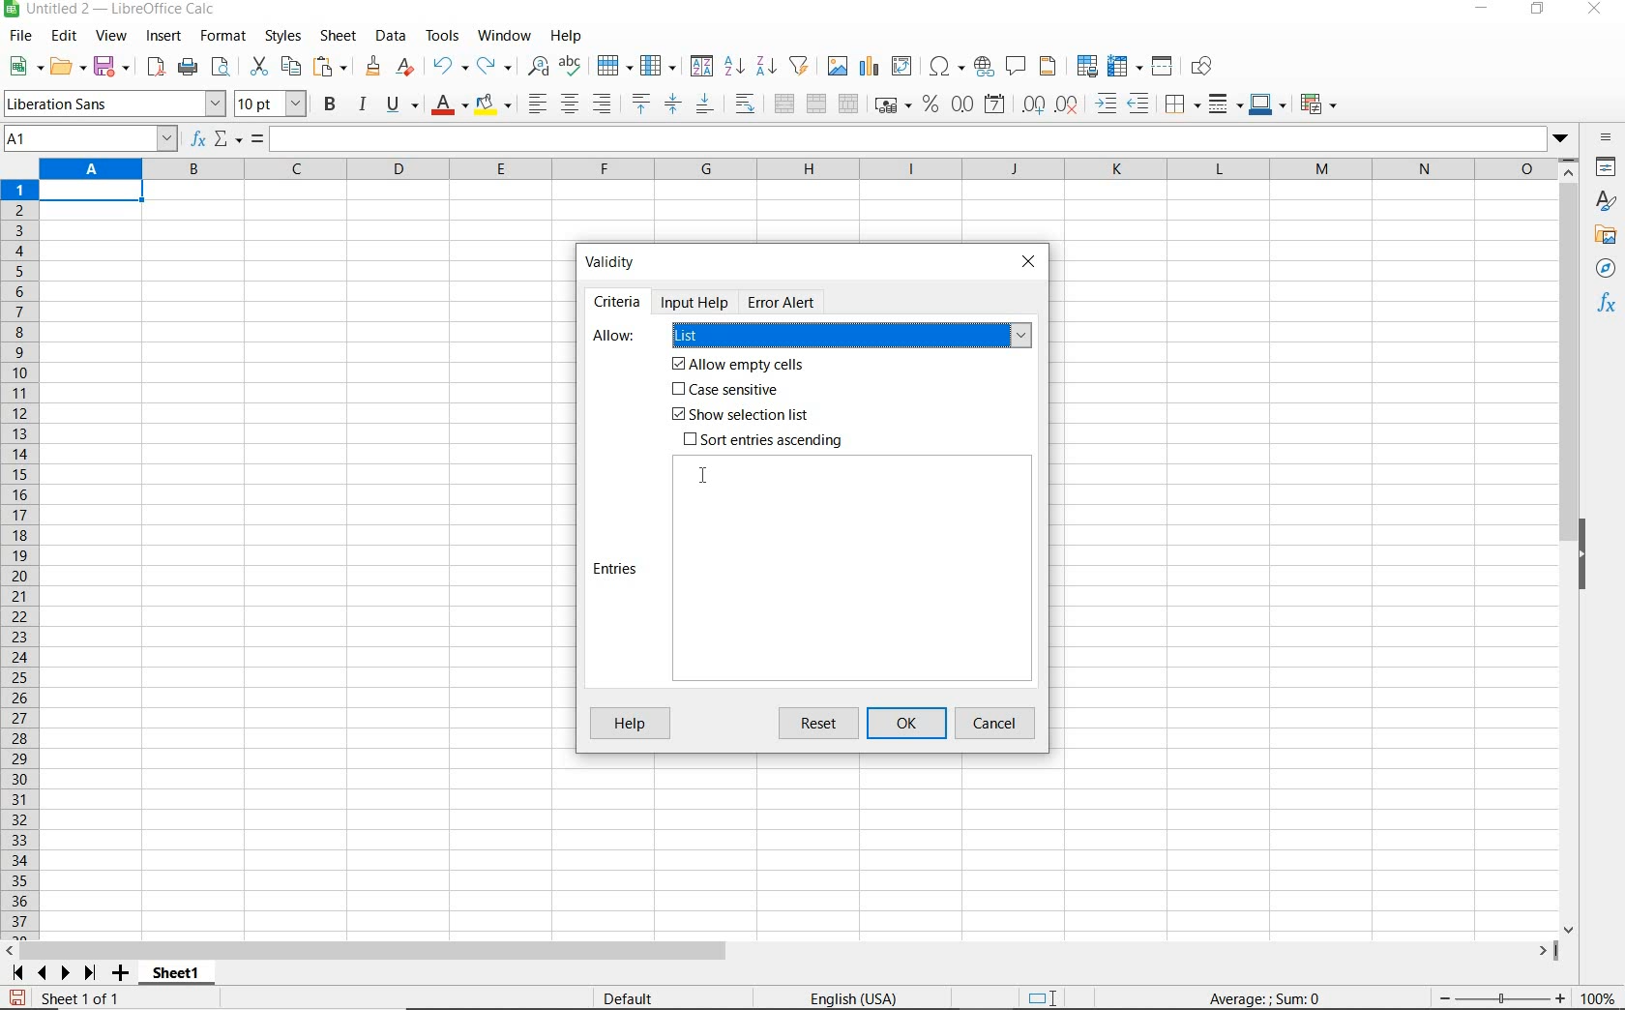 This screenshot has height=1010, width=1625. What do you see at coordinates (162, 37) in the screenshot?
I see `insert` at bounding box center [162, 37].